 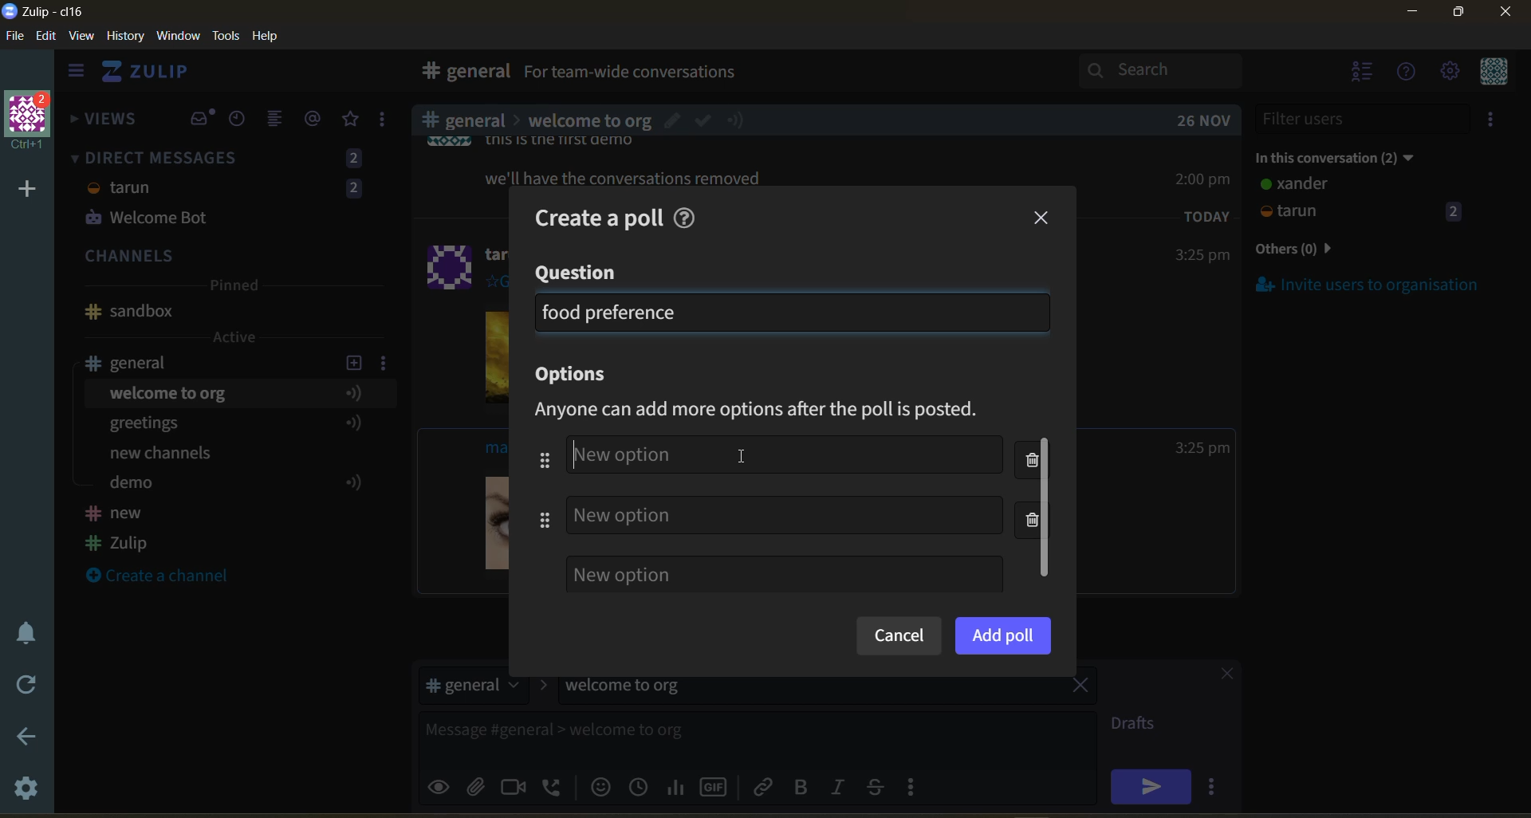 What do you see at coordinates (32, 122) in the screenshot?
I see `organisation` at bounding box center [32, 122].